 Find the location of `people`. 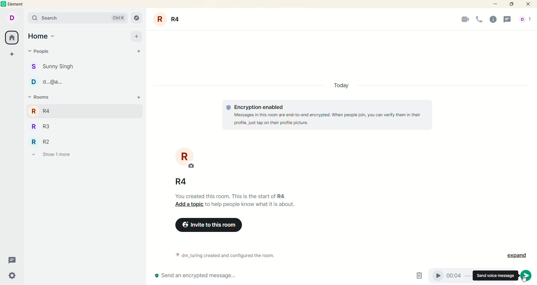

people is located at coordinates (525, 20).